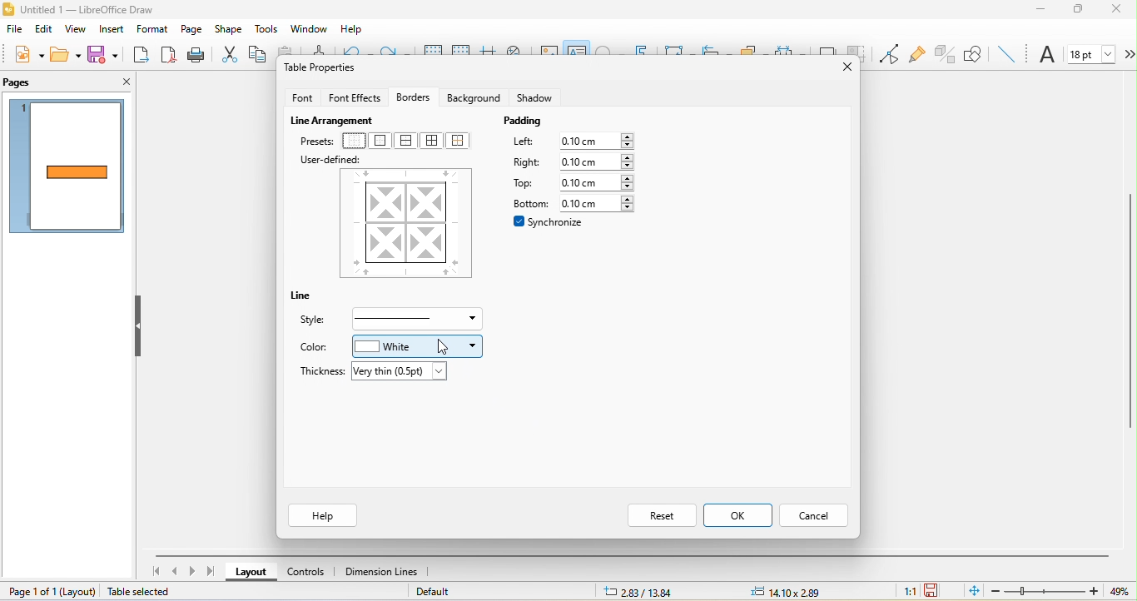 This screenshot has height=601, width=1137. What do you see at coordinates (318, 370) in the screenshot?
I see `thickness` at bounding box center [318, 370].